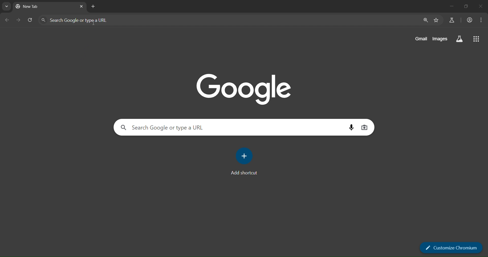  Describe the element at coordinates (35, 7) in the screenshot. I see `new tab` at that location.